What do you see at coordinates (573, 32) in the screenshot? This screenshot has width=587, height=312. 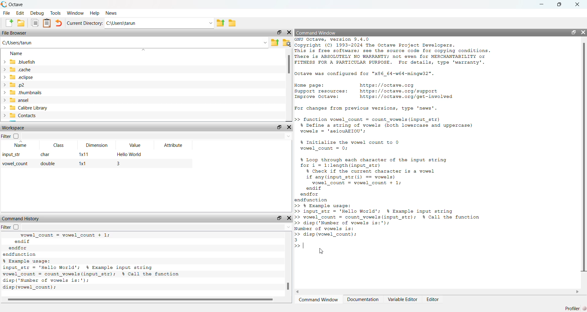 I see `restore` at bounding box center [573, 32].